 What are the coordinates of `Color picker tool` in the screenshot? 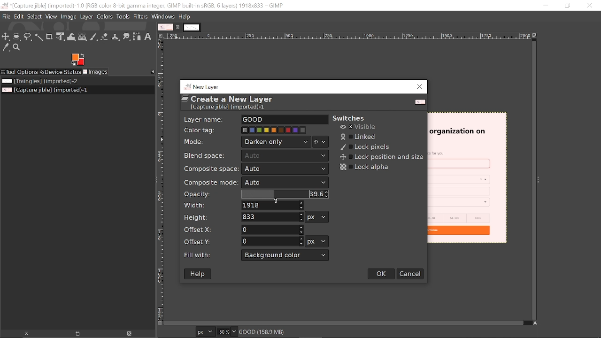 It's located at (5, 47).